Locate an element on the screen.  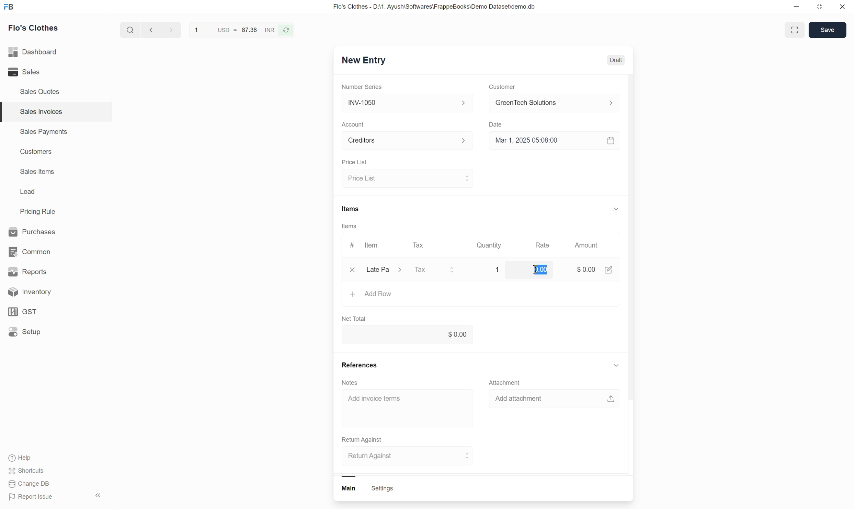
Select Account is located at coordinates (404, 143).